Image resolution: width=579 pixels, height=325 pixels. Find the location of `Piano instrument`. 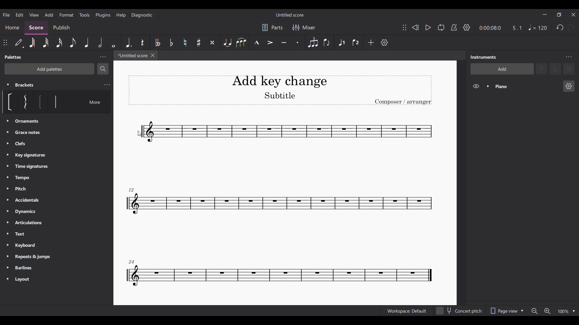

Piano instrument is located at coordinates (527, 86).